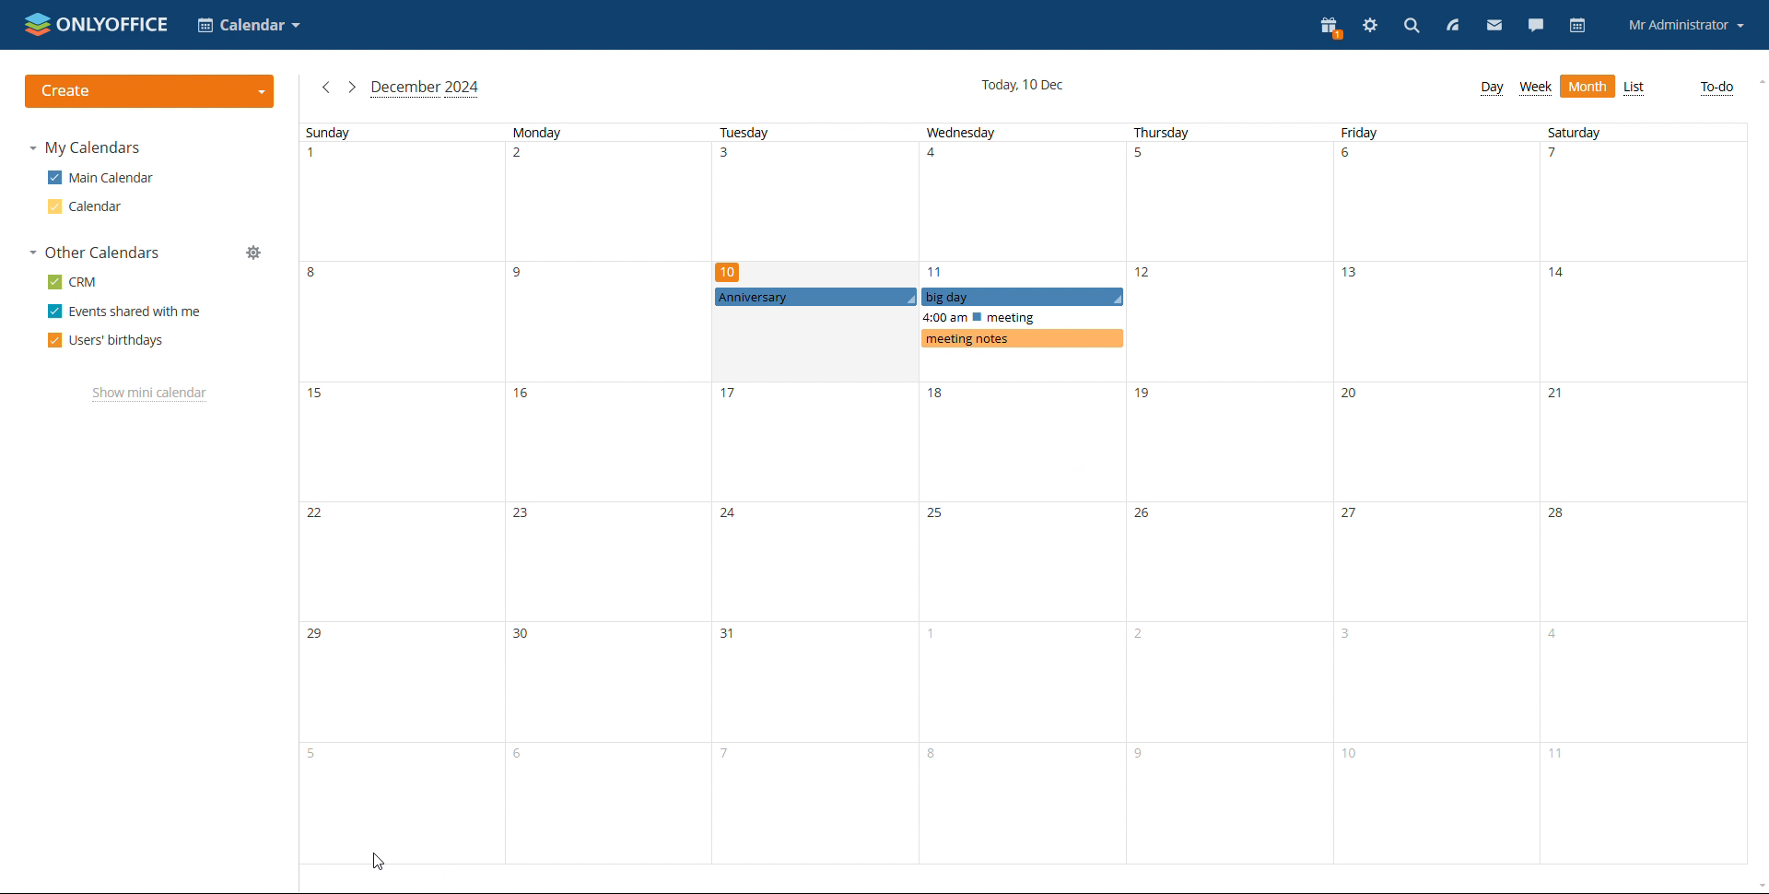 This screenshot has width=1769, height=894. I want to click on week view, so click(1536, 88).